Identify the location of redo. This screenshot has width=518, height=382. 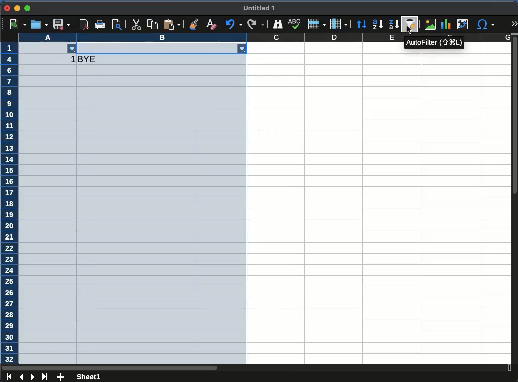
(255, 24).